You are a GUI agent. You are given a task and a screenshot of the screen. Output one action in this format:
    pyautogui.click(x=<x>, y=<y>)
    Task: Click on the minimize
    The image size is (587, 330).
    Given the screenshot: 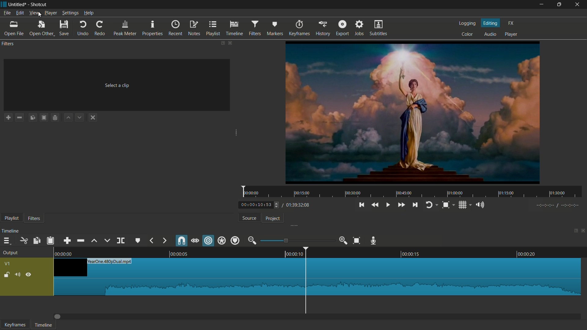 What is the action you would take?
    pyautogui.click(x=543, y=4)
    